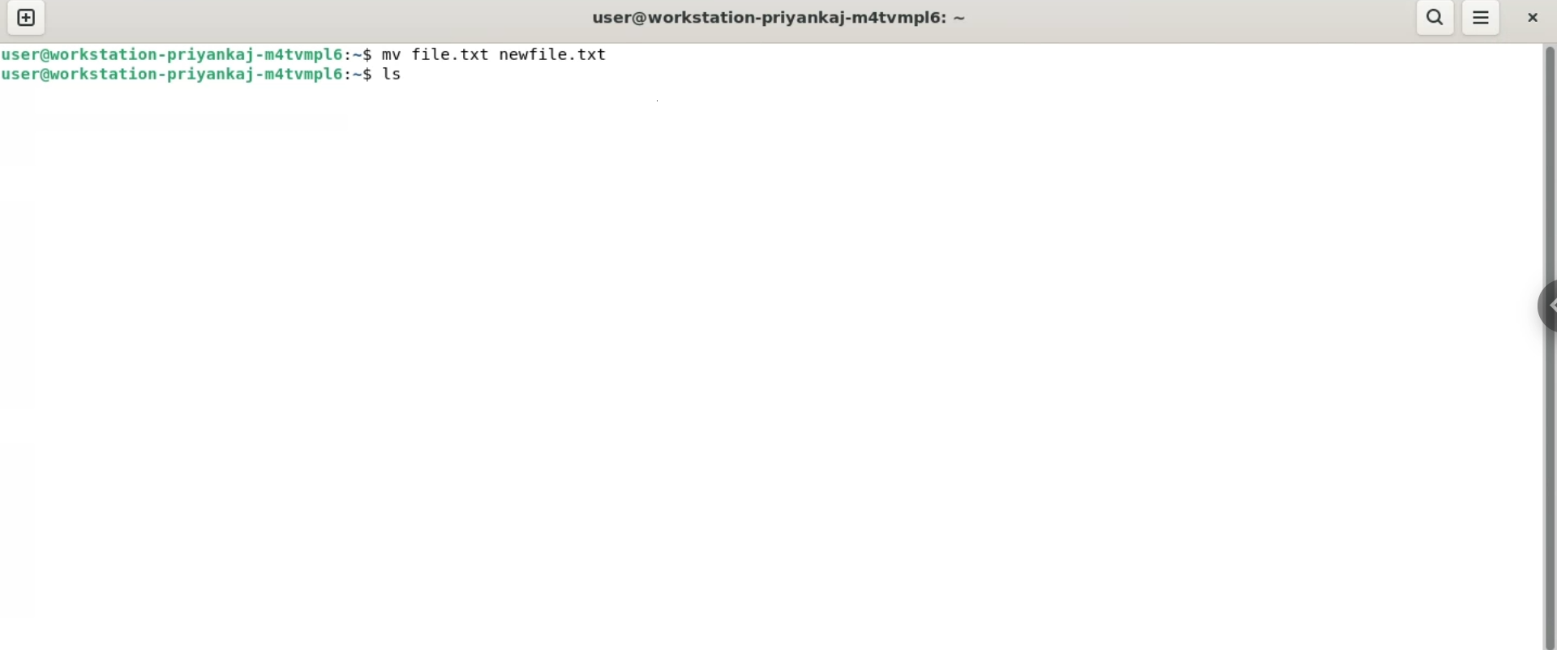 The width and height of the screenshot is (1557, 650). Describe the element at coordinates (777, 16) in the screenshot. I see `user@workstation-priyankaj-matvmpl6:~` at that location.